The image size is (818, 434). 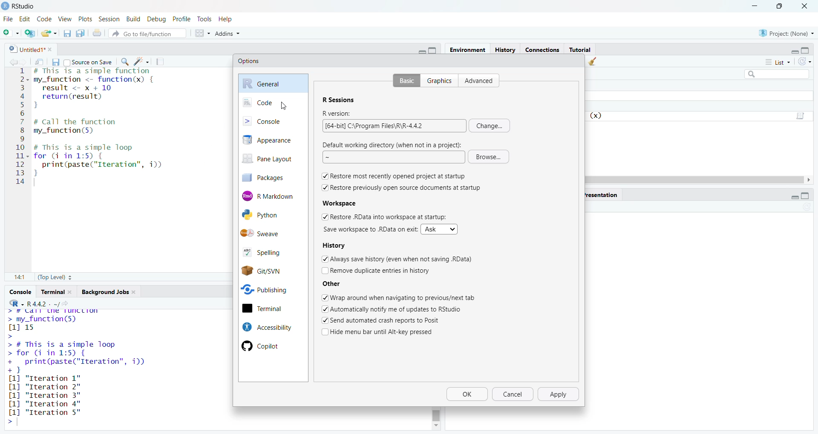 What do you see at coordinates (802, 114) in the screenshot?
I see `script` at bounding box center [802, 114].